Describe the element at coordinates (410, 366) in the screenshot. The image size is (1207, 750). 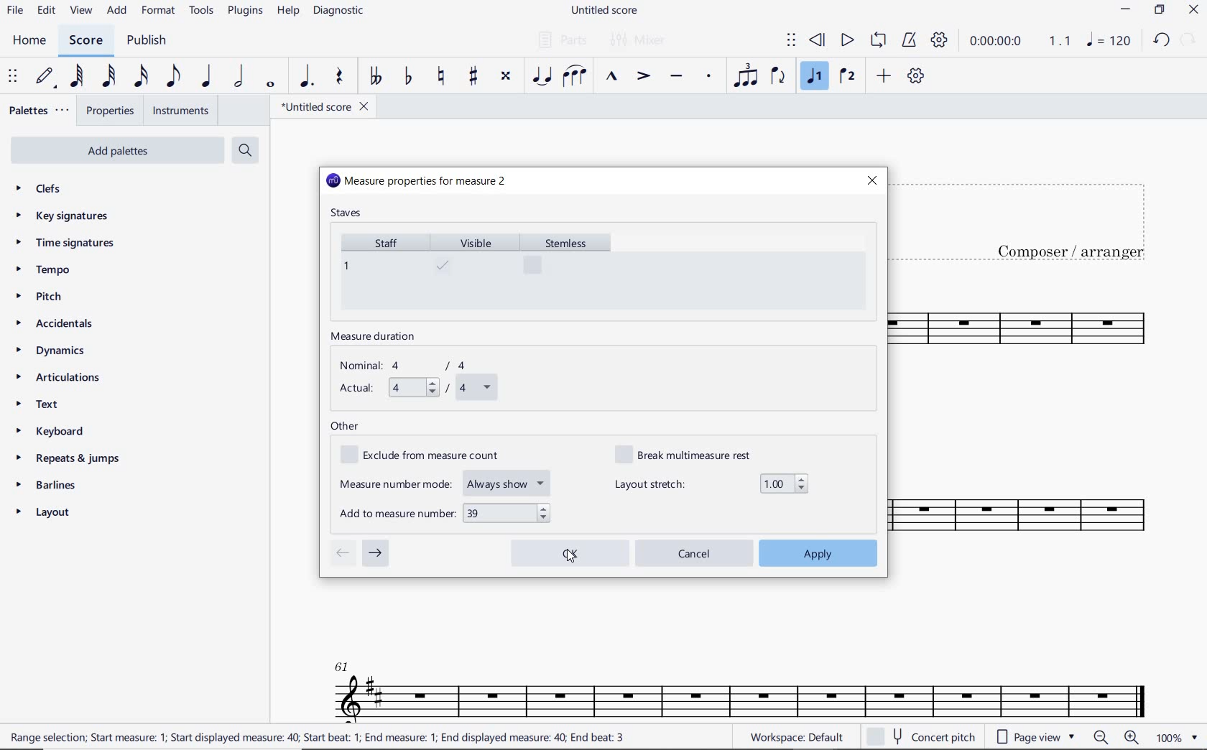
I see `nominal` at that location.